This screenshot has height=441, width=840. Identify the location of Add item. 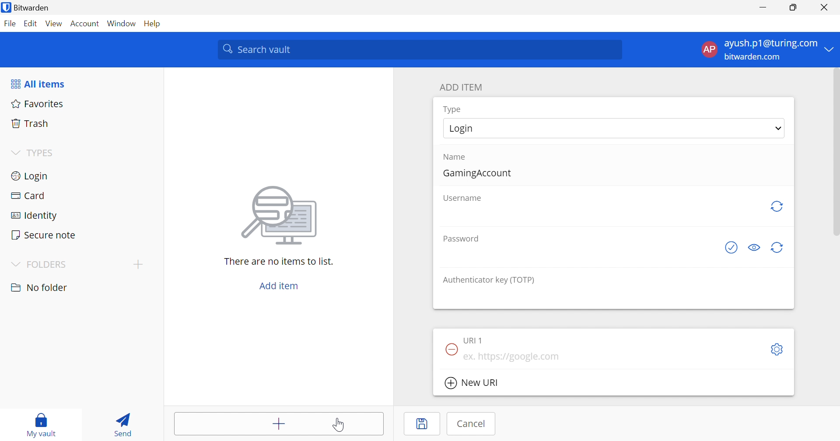
(276, 285).